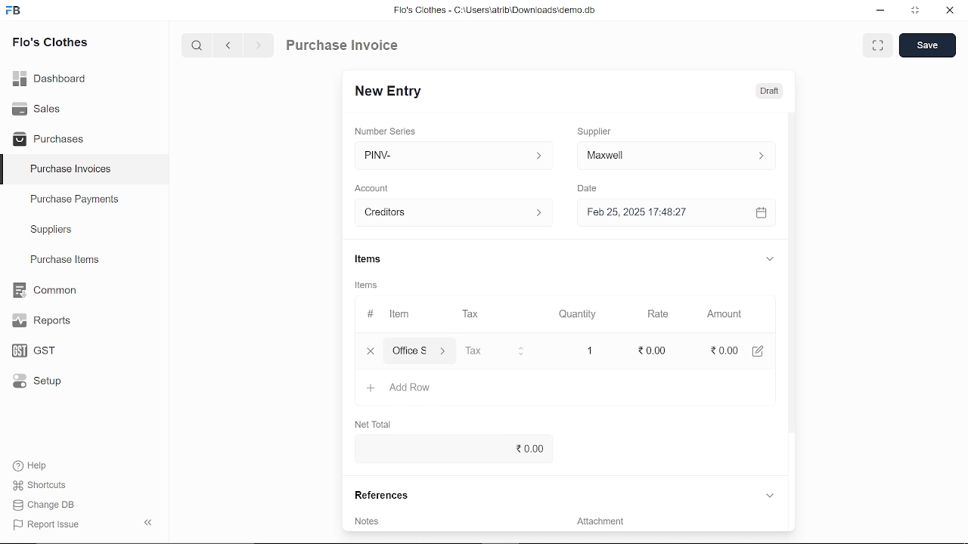 Image resolution: width=968 pixels, height=544 pixels. What do you see at coordinates (36, 107) in the screenshot?
I see `Sales` at bounding box center [36, 107].